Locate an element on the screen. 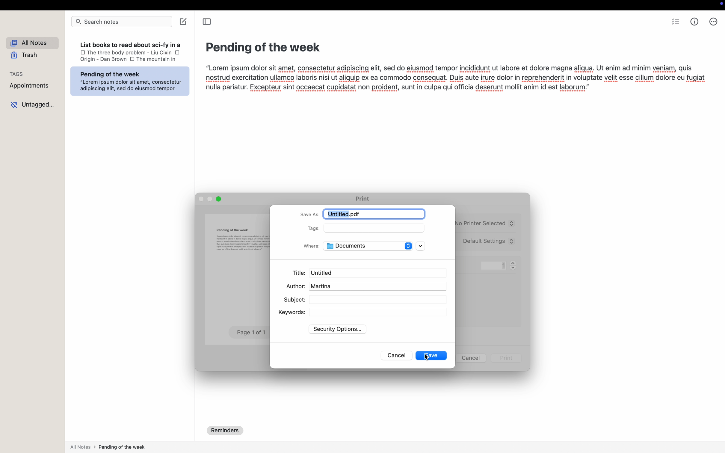 This screenshot has height=453, width=725. Untitled.pdf  is located at coordinates (377, 214).